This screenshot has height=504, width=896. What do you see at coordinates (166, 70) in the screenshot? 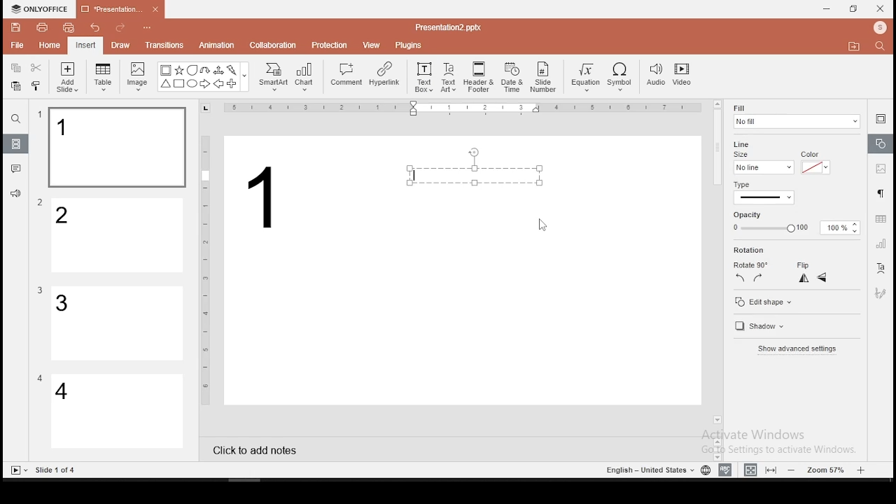
I see `Bordered Box` at bounding box center [166, 70].